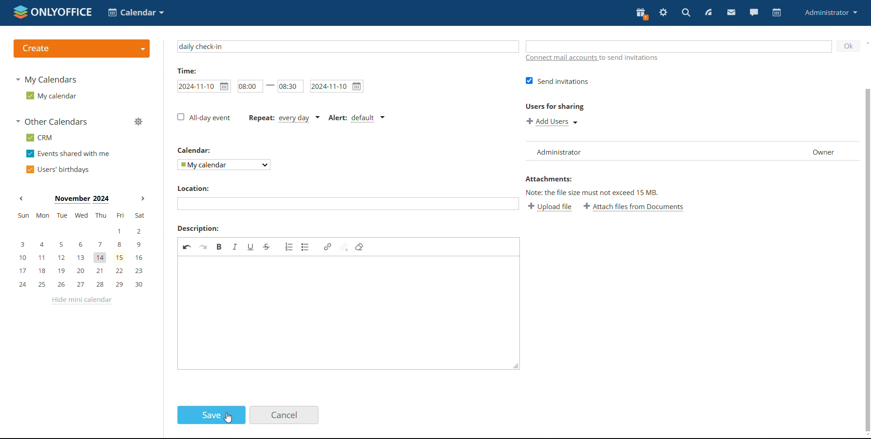 The width and height of the screenshot is (871, 439). I want to click on add description, so click(344, 317).